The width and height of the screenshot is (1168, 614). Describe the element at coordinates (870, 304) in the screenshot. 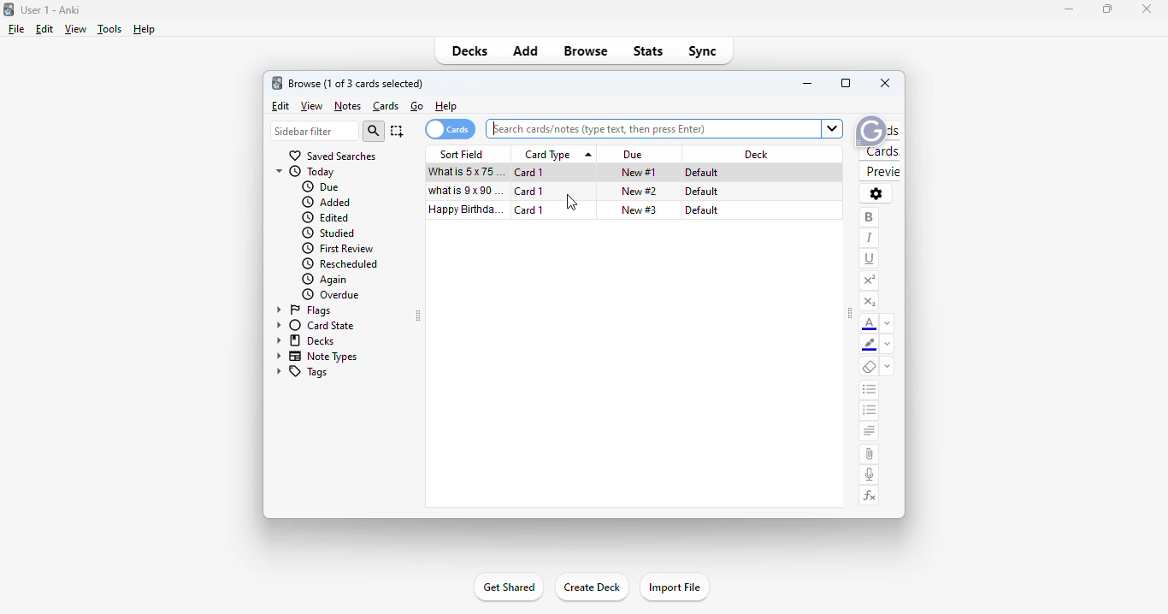

I see `subscript` at that location.